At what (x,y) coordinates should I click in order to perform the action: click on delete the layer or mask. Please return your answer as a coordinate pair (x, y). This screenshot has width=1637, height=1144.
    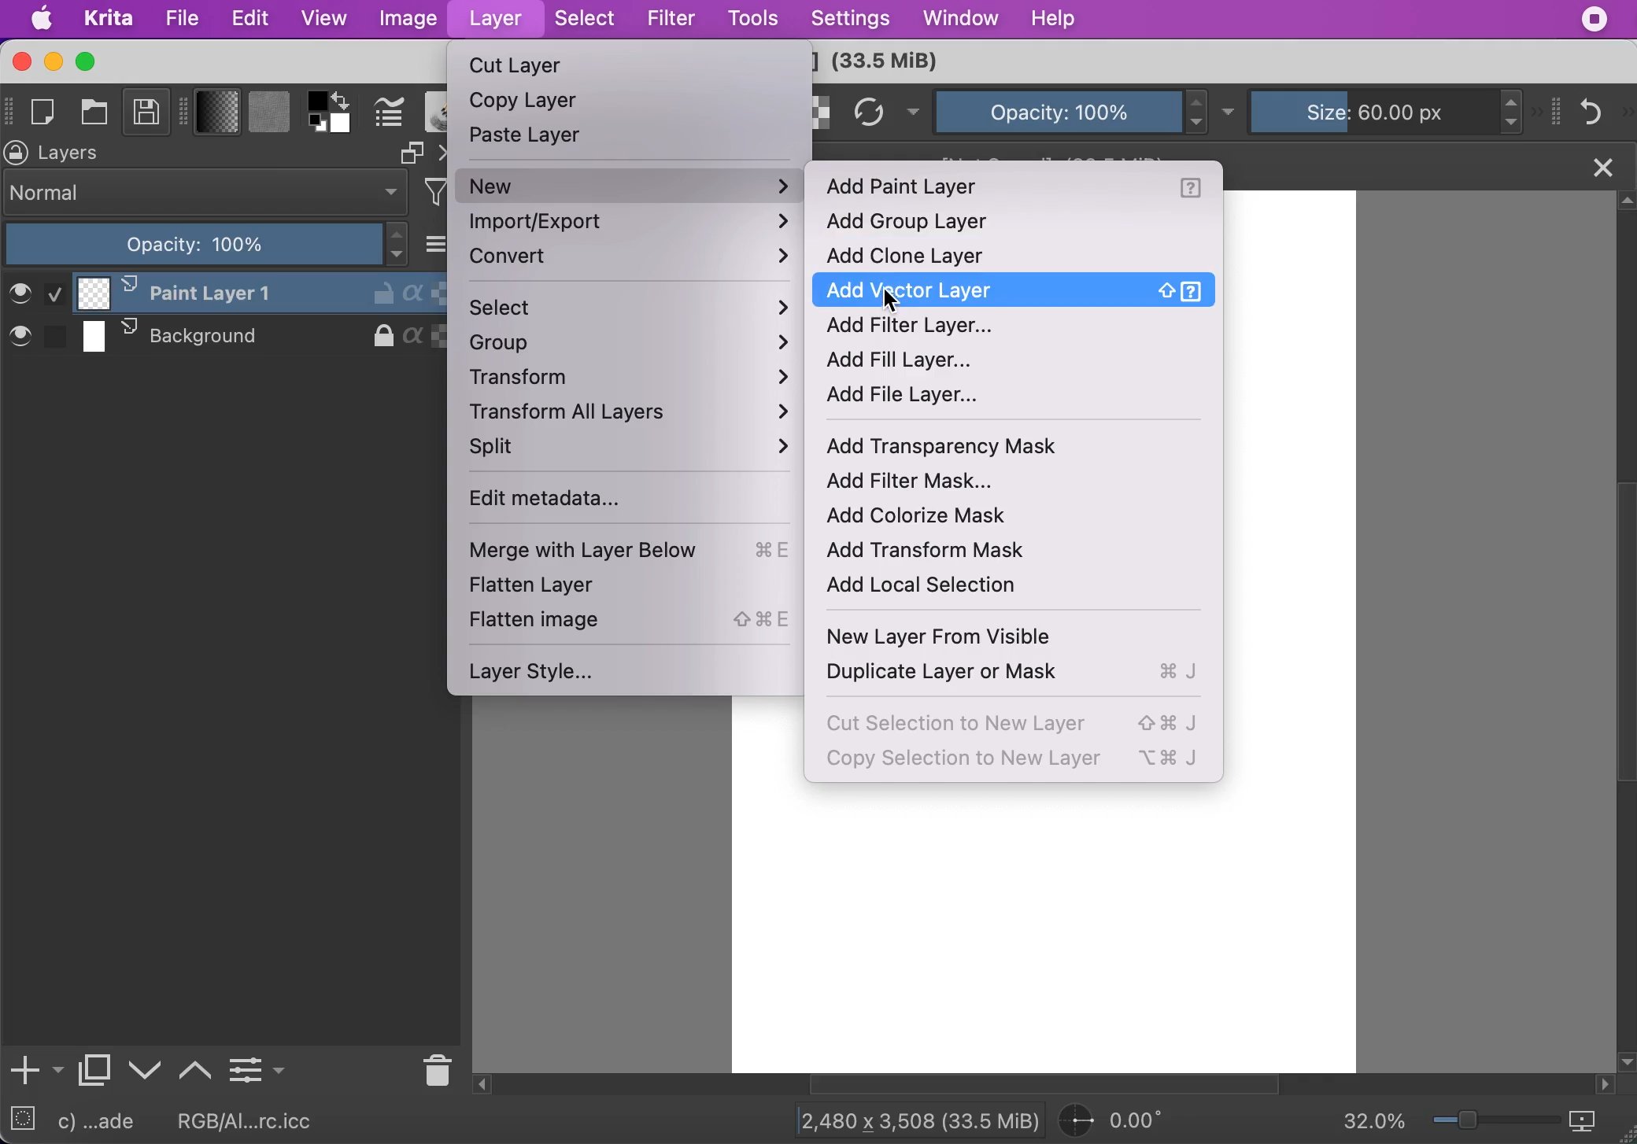
    Looking at the image, I should click on (434, 1068).